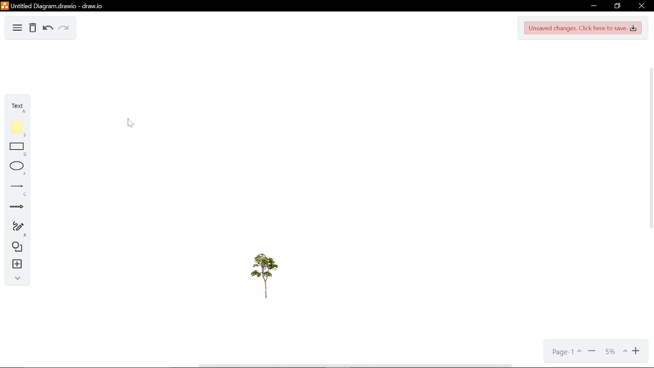  What do you see at coordinates (583, 28) in the screenshot?
I see `Unsaved changes` at bounding box center [583, 28].